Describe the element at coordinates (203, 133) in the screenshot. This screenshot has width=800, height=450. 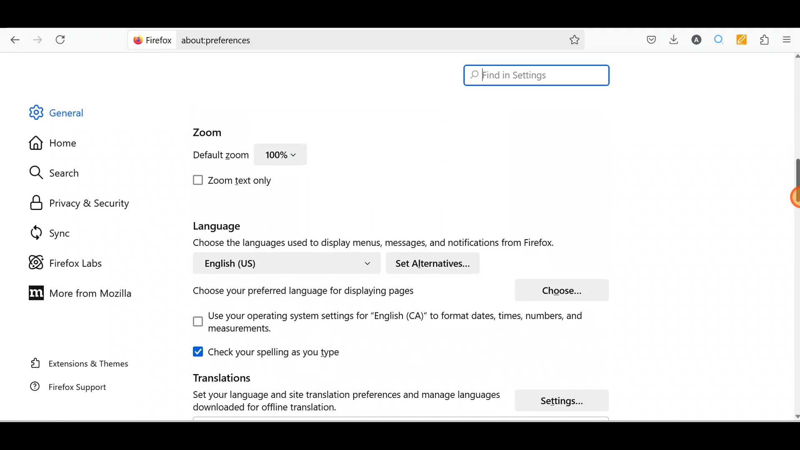
I see `Zoom` at that location.